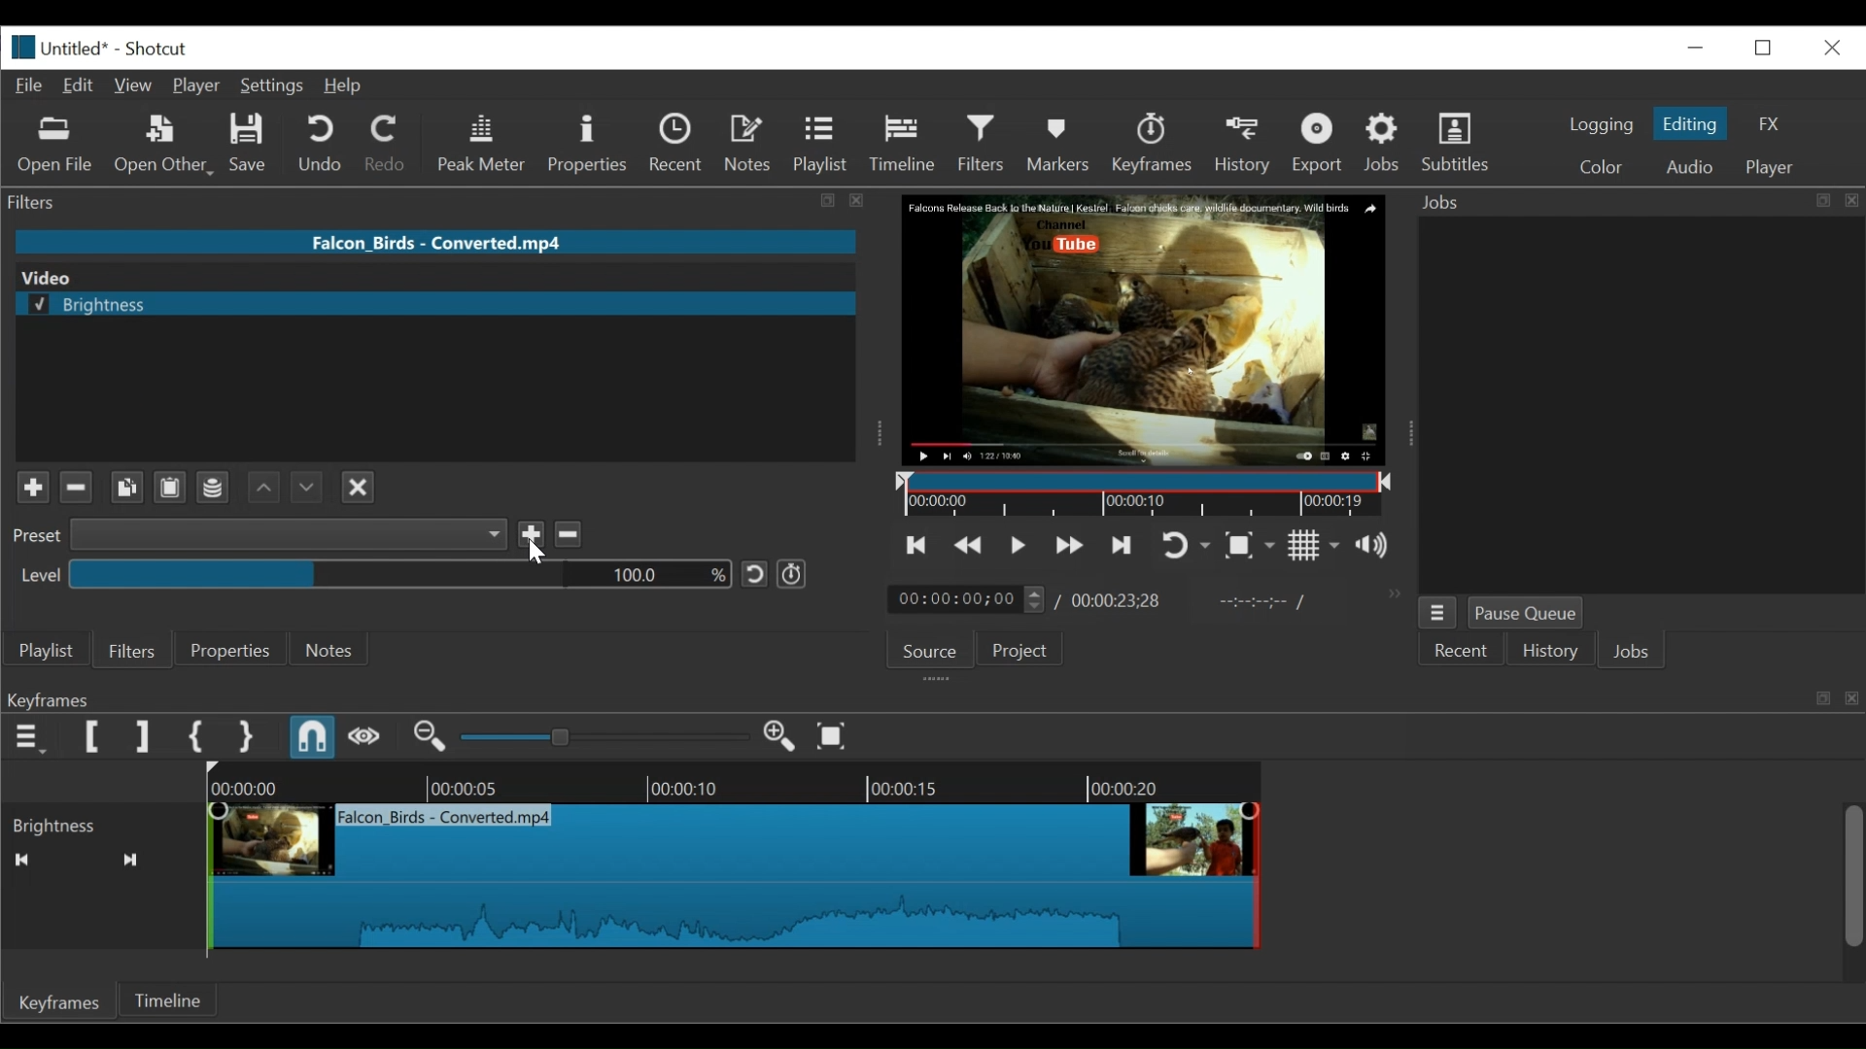 Image resolution: width=1866 pixels, height=1049 pixels. I want to click on minimize, so click(1764, 48).